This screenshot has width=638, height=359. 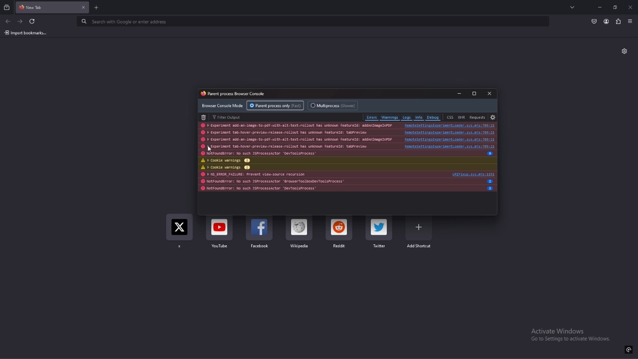 I want to click on source, so click(x=449, y=126).